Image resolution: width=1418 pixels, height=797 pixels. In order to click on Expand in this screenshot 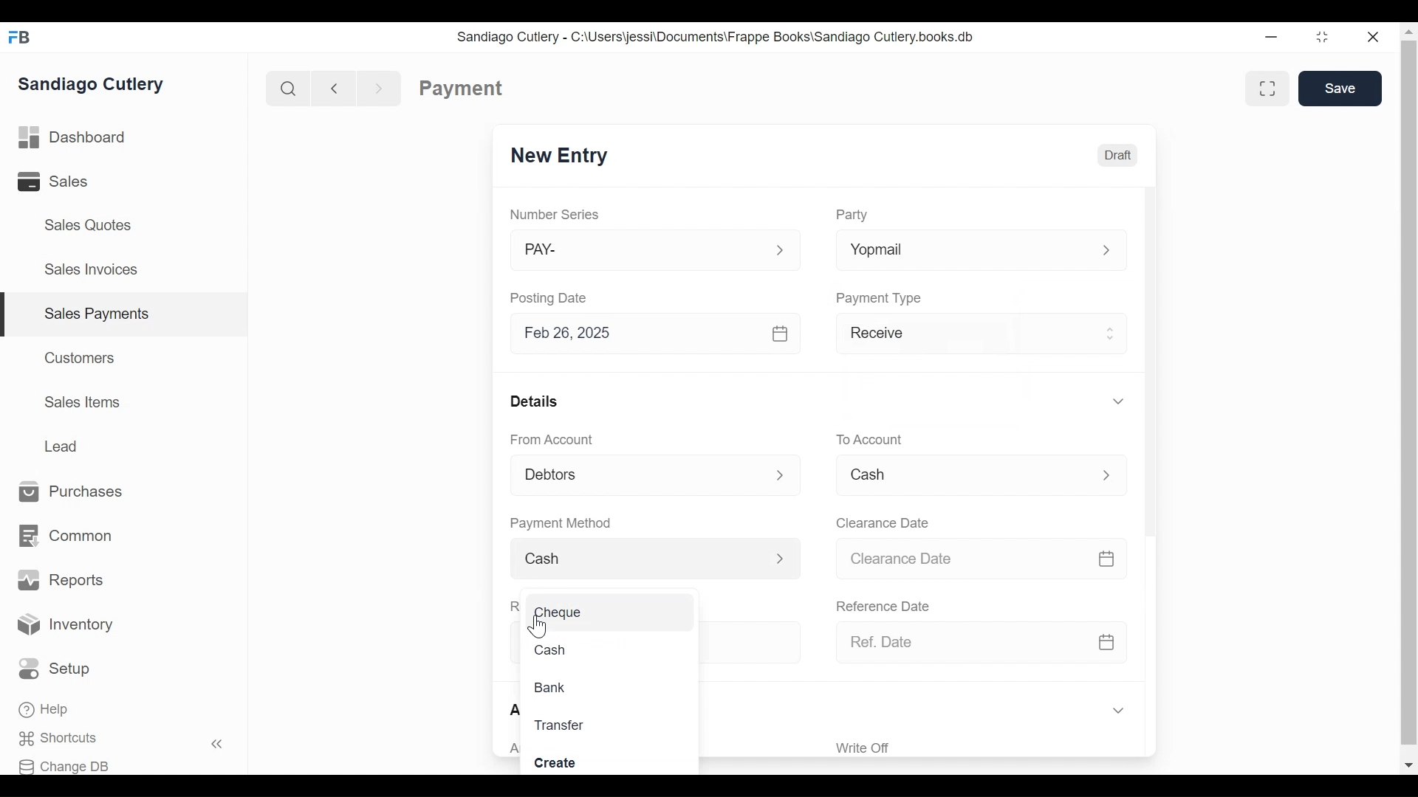, I will do `click(1121, 711)`.